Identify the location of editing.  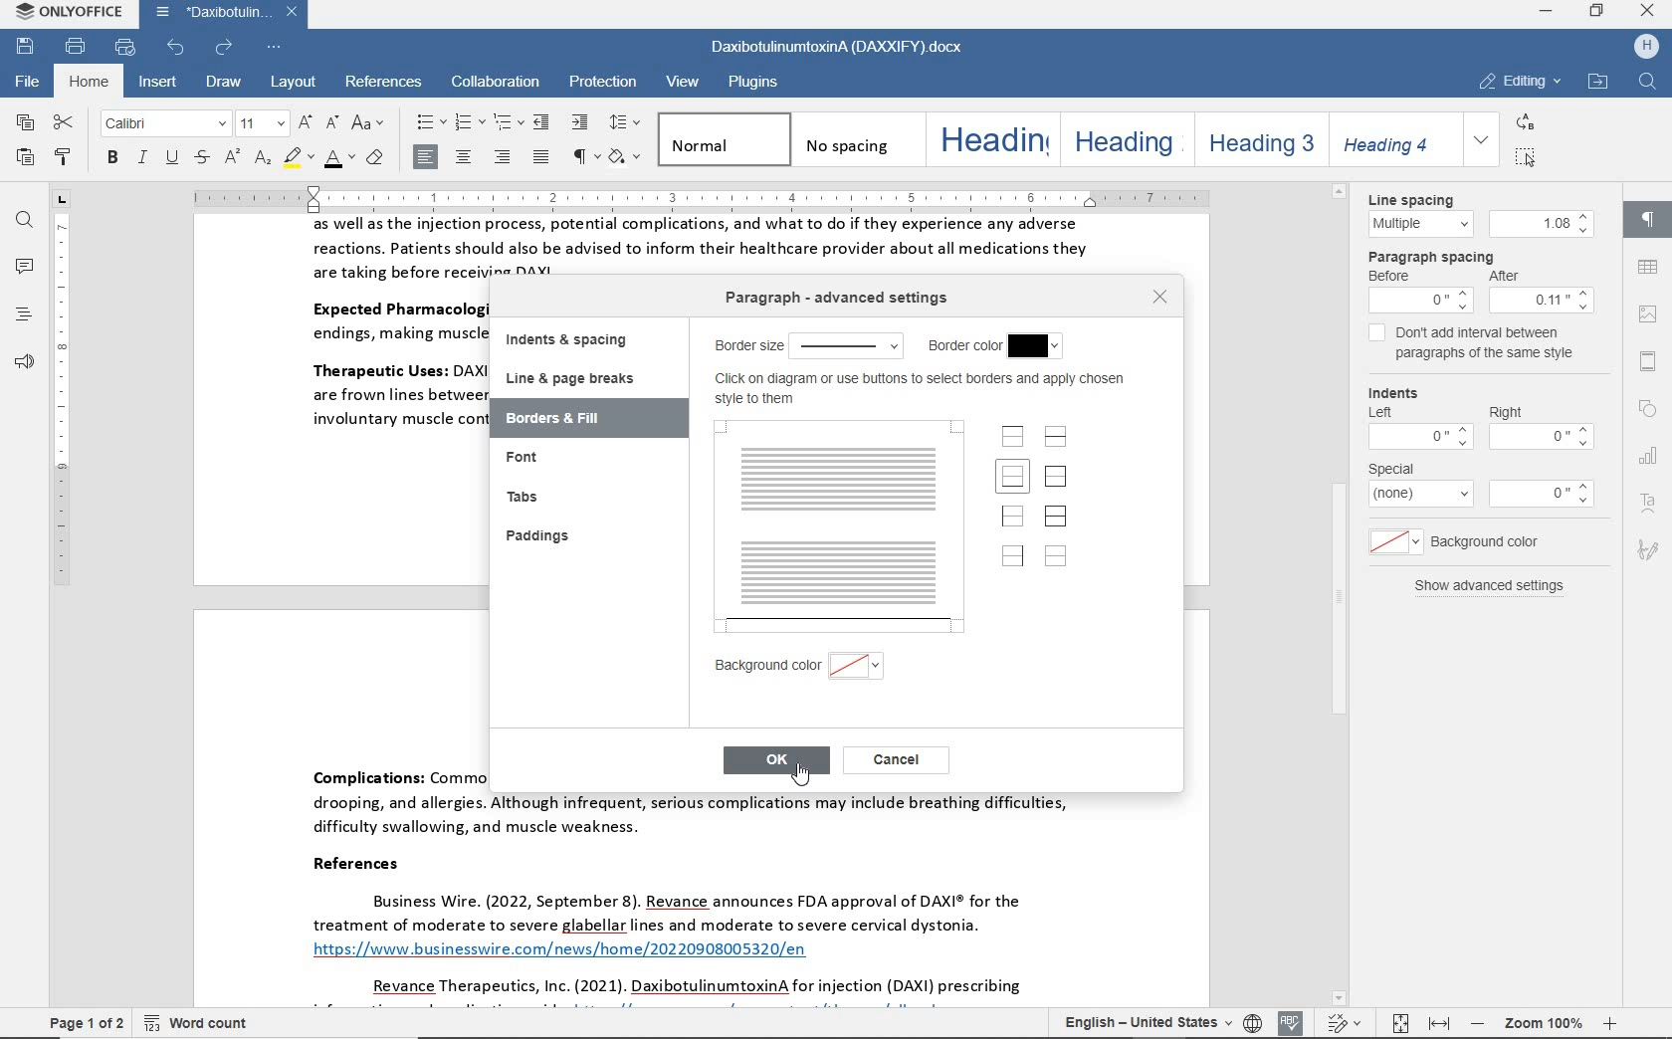
(1520, 82).